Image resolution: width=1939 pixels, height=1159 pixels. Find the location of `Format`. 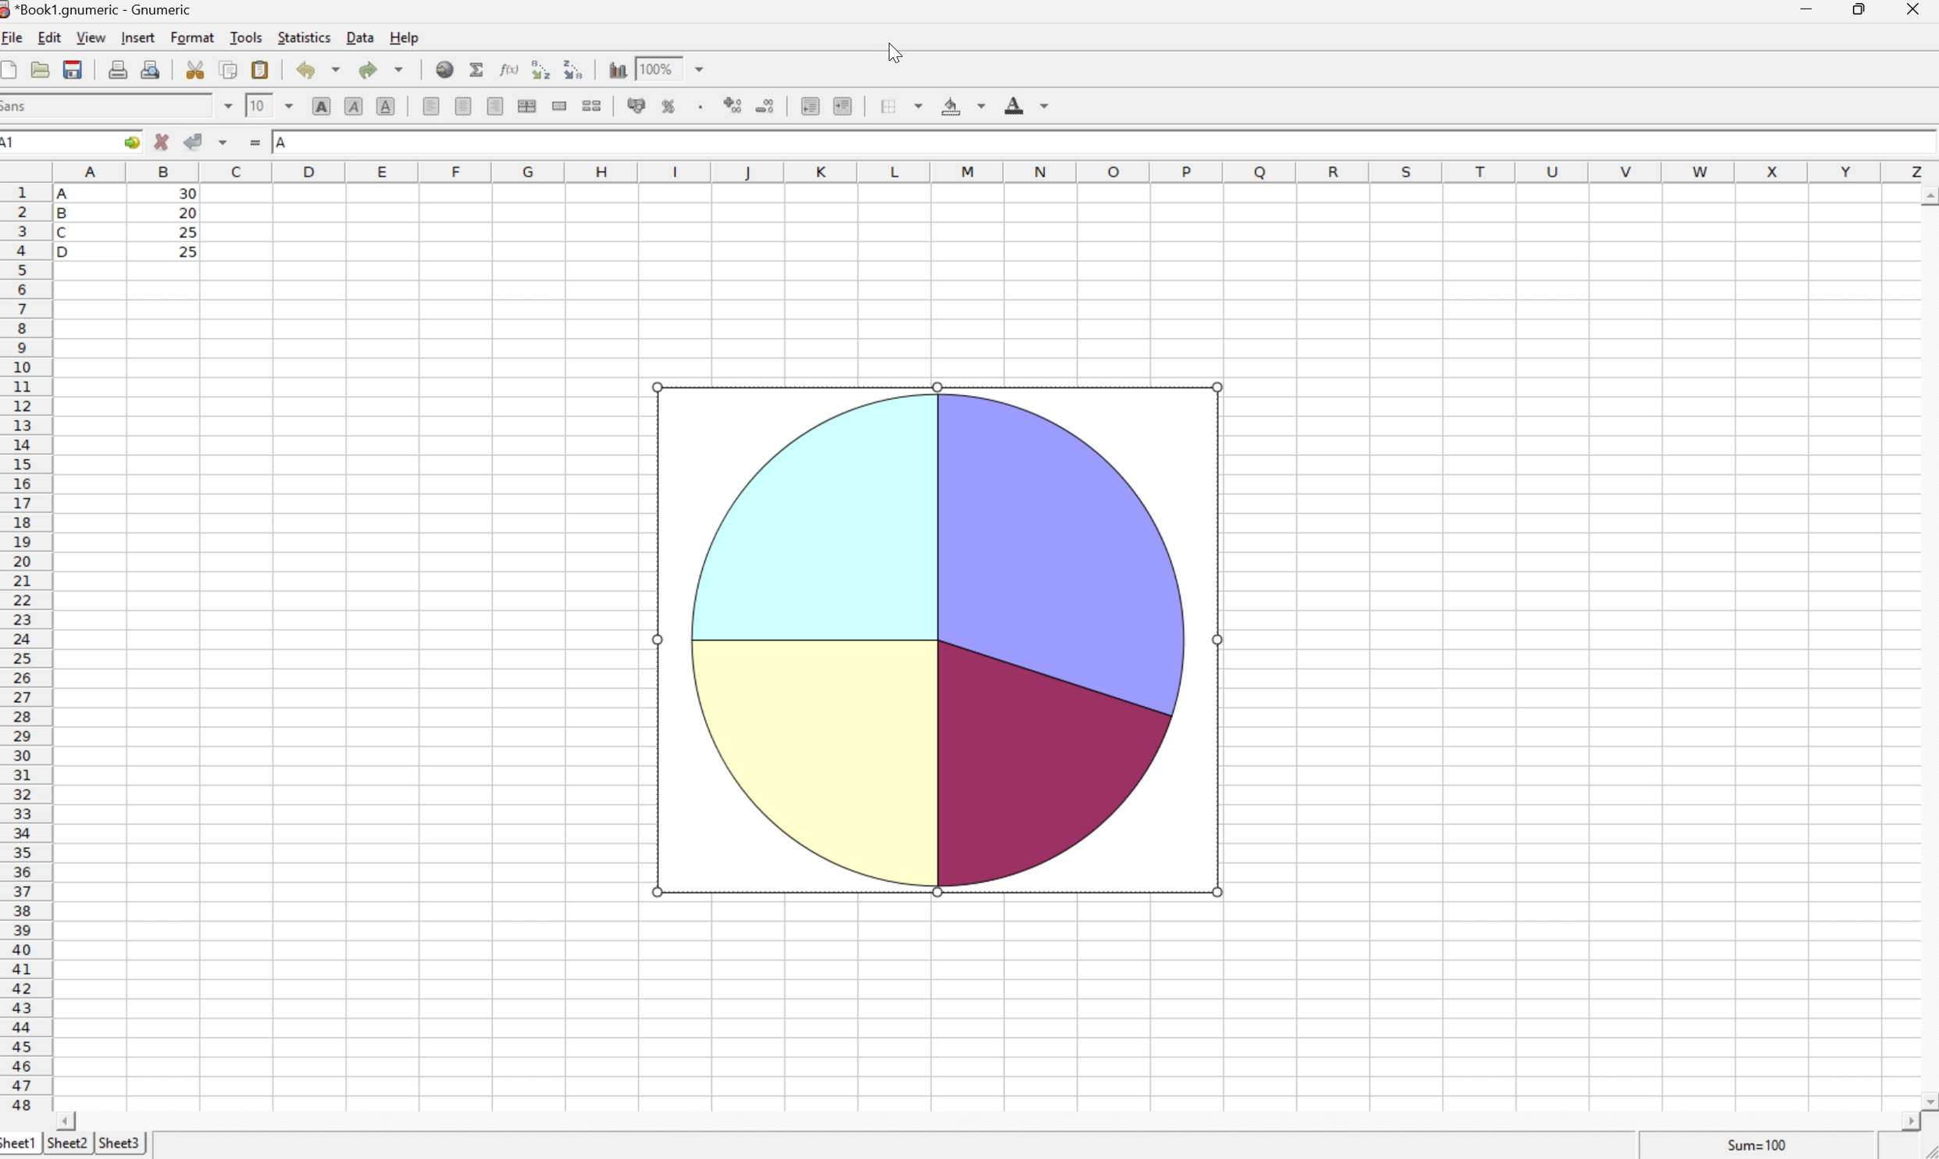

Format is located at coordinates (194, 38).